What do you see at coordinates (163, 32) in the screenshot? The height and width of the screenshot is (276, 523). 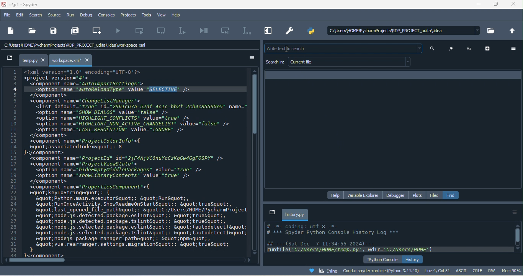 I see `run current cell and go to the next one` at bounding box center [163, 32].